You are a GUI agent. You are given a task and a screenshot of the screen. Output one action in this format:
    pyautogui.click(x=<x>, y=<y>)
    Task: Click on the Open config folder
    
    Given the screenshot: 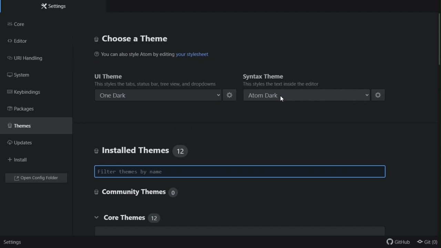 What is the action you would take?
    pyautogui.click(x=35, y=177)
    